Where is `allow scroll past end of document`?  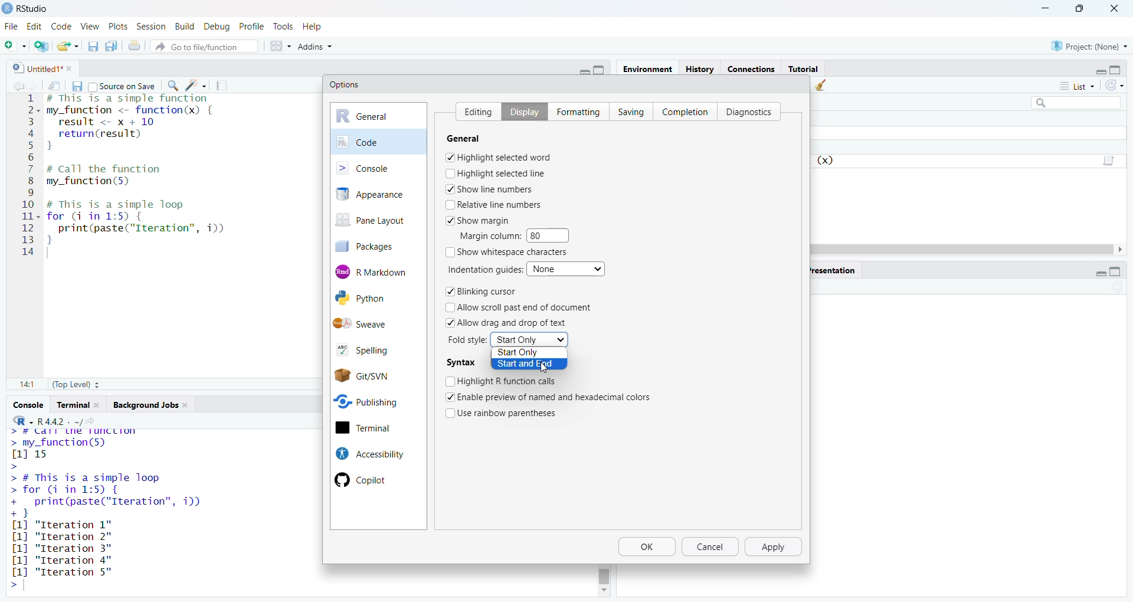
allow scroll past end of document is located at coordinates (525, 307).